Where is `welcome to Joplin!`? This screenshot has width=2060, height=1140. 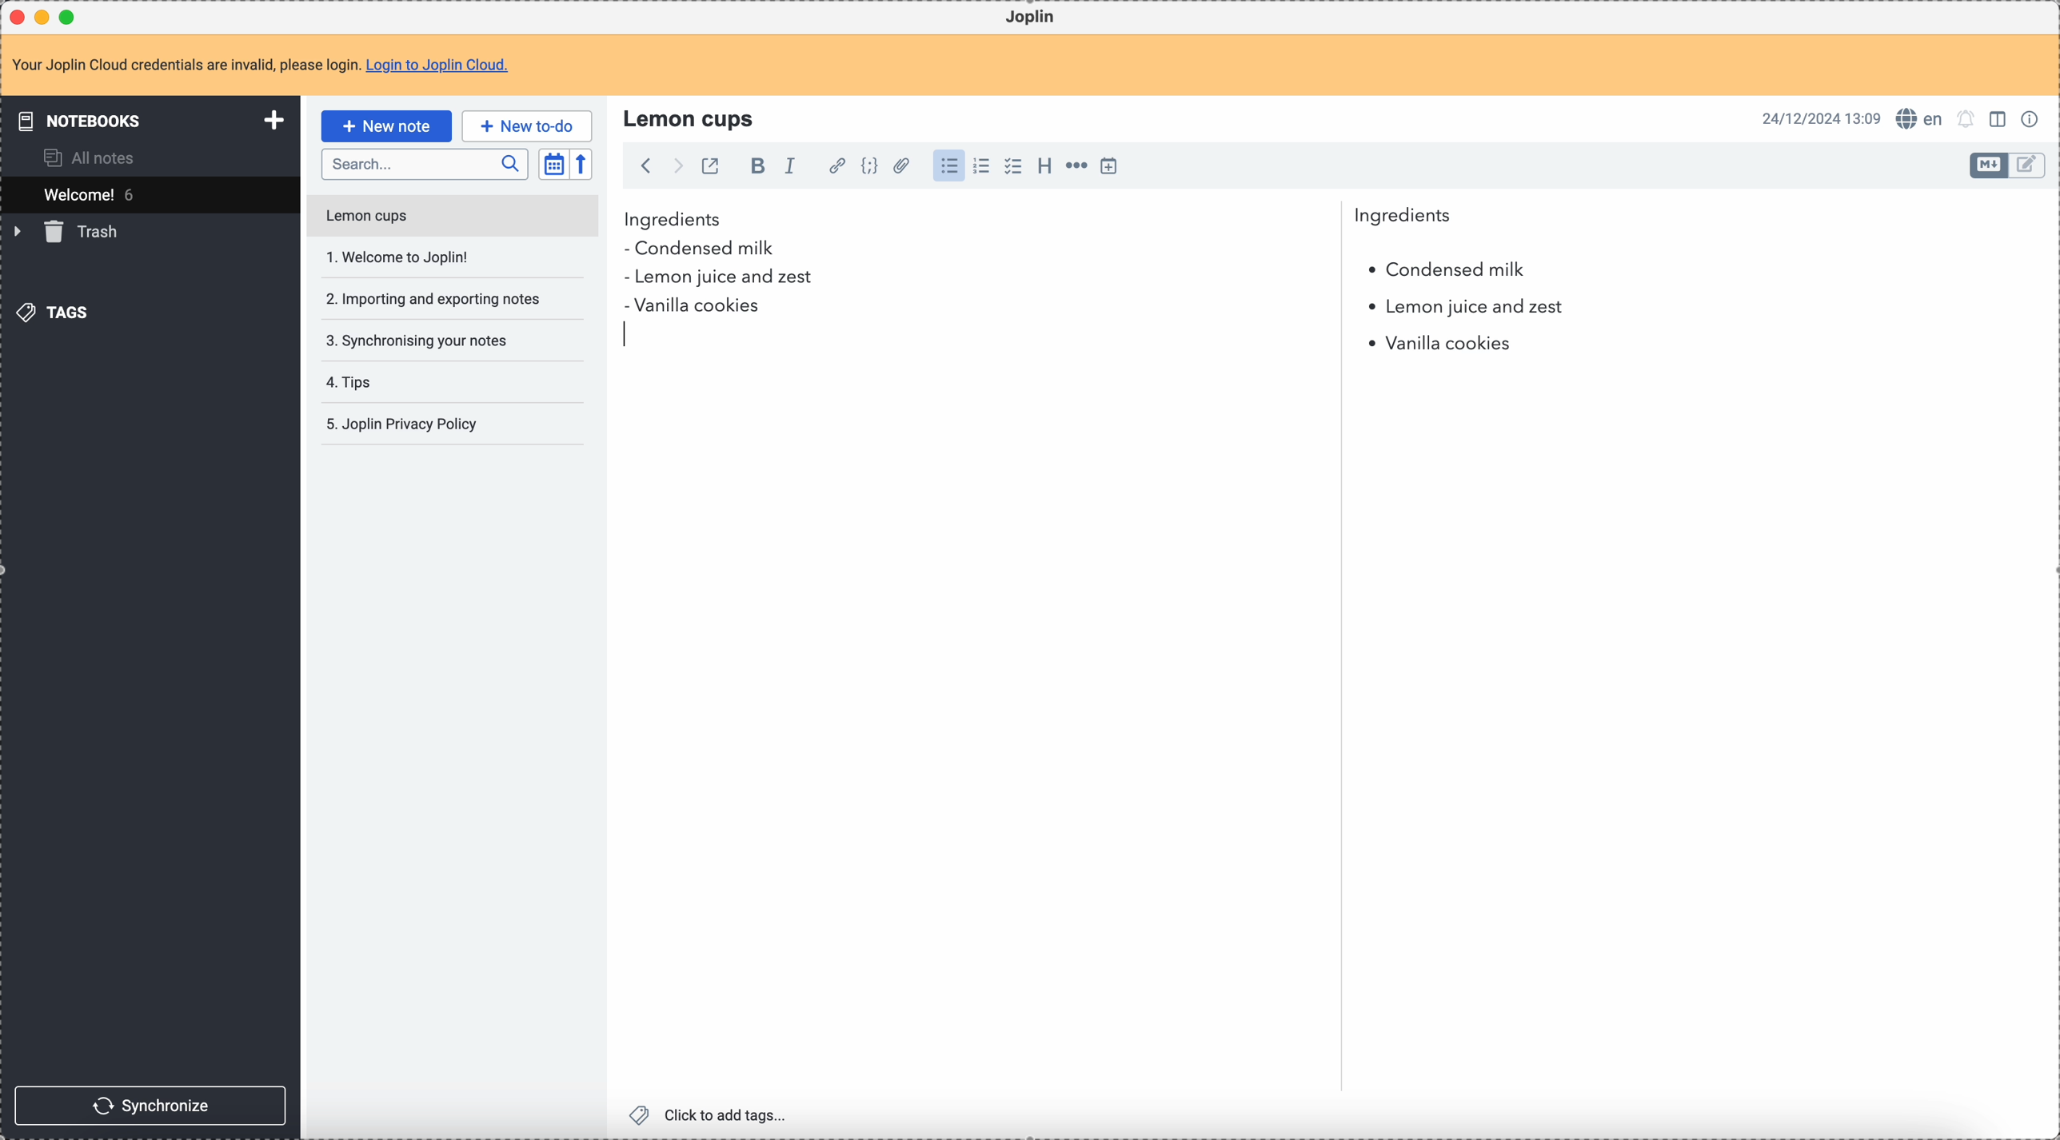 welcome to Joplin! is located at coordinates (399, 257).